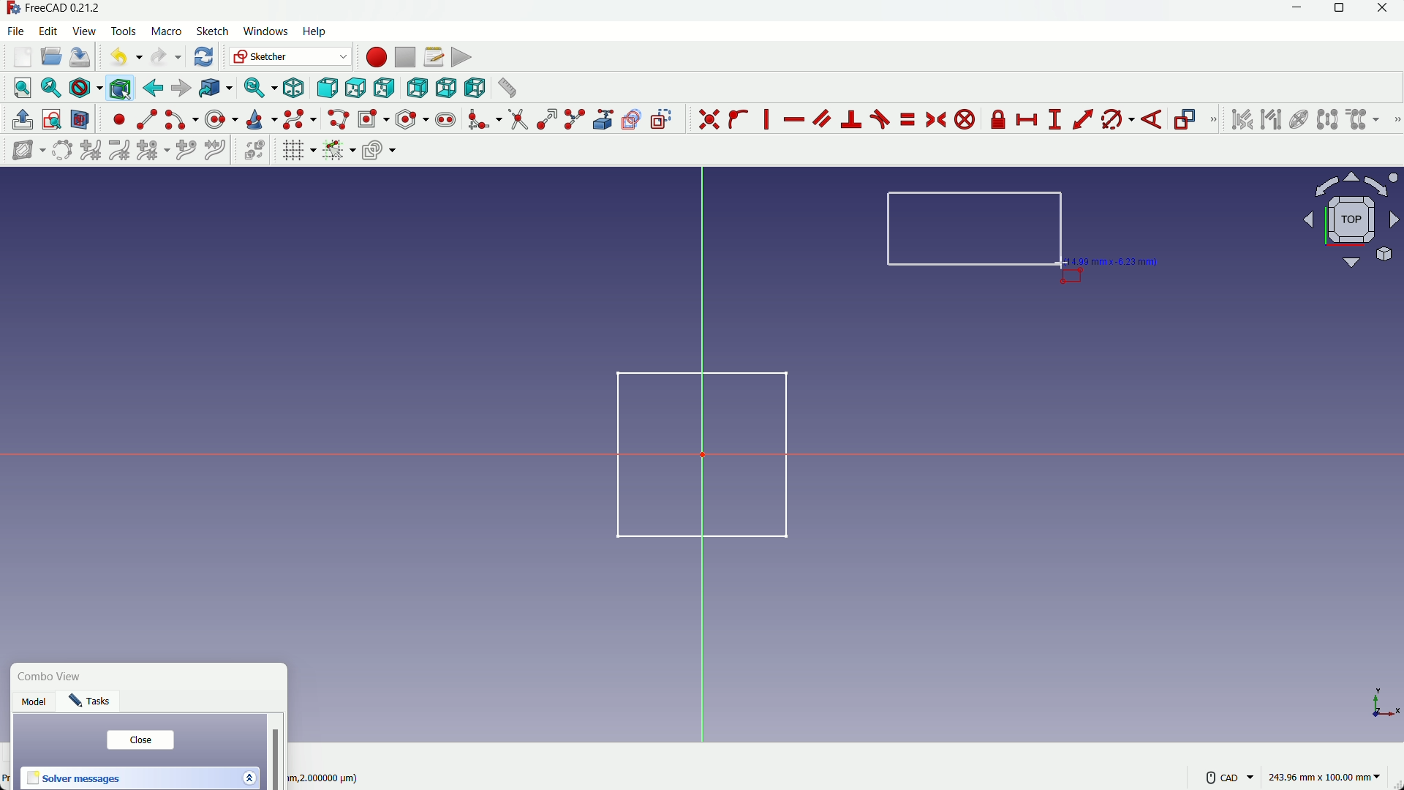 Image resolution: width=1404 pixels, height=790 pixels. What do you see at coordinates (1381, 700) in the screenshot?
I see `axis` at bounding box center [1381, 700].